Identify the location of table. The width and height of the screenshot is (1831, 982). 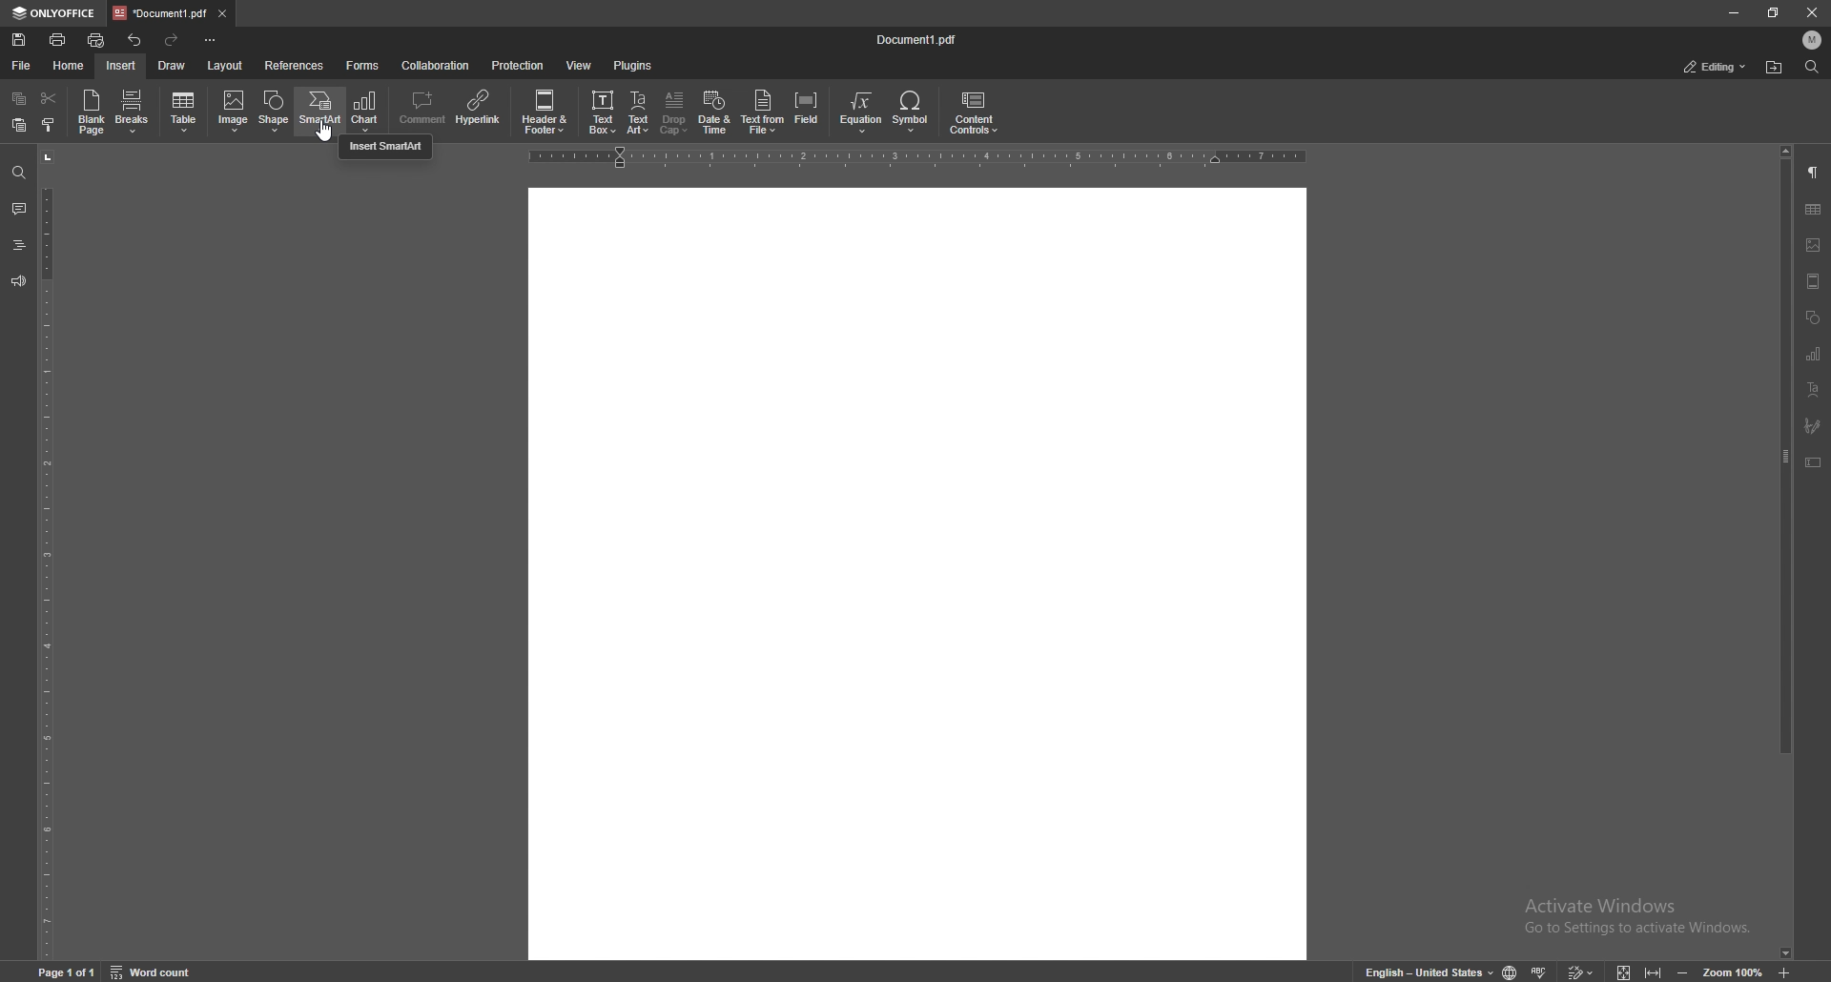
(185, 113).